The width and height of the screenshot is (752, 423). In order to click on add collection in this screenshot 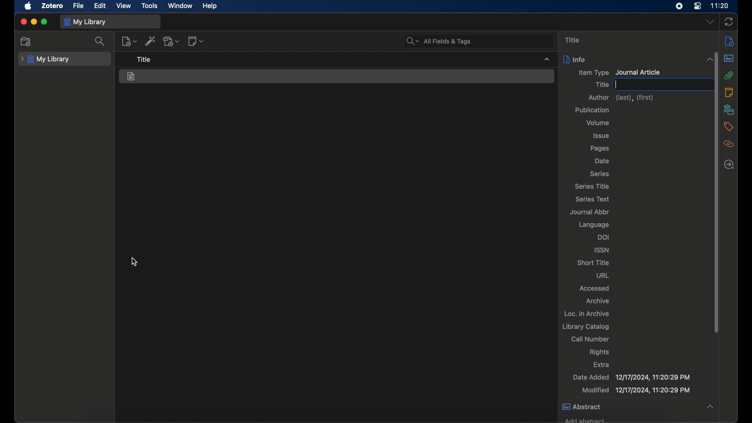, I will do `click(26, 42)`.